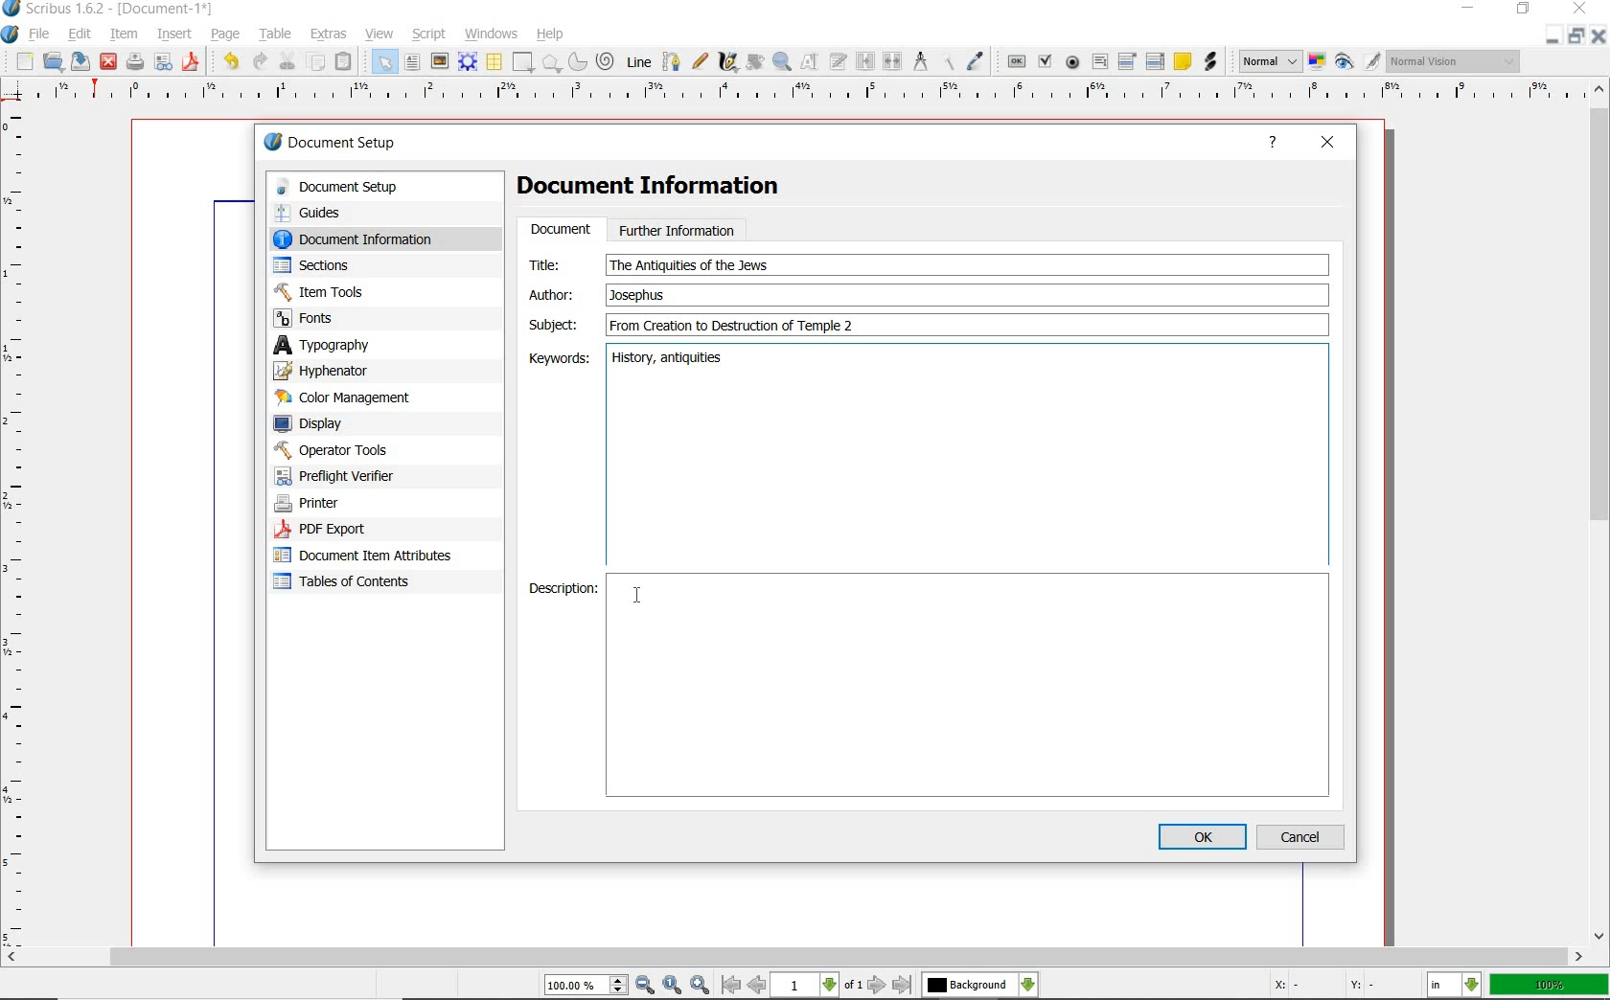  Describe the element at coordinates (1046, 60) in the screenshot. I see `pdf check box` at that location.